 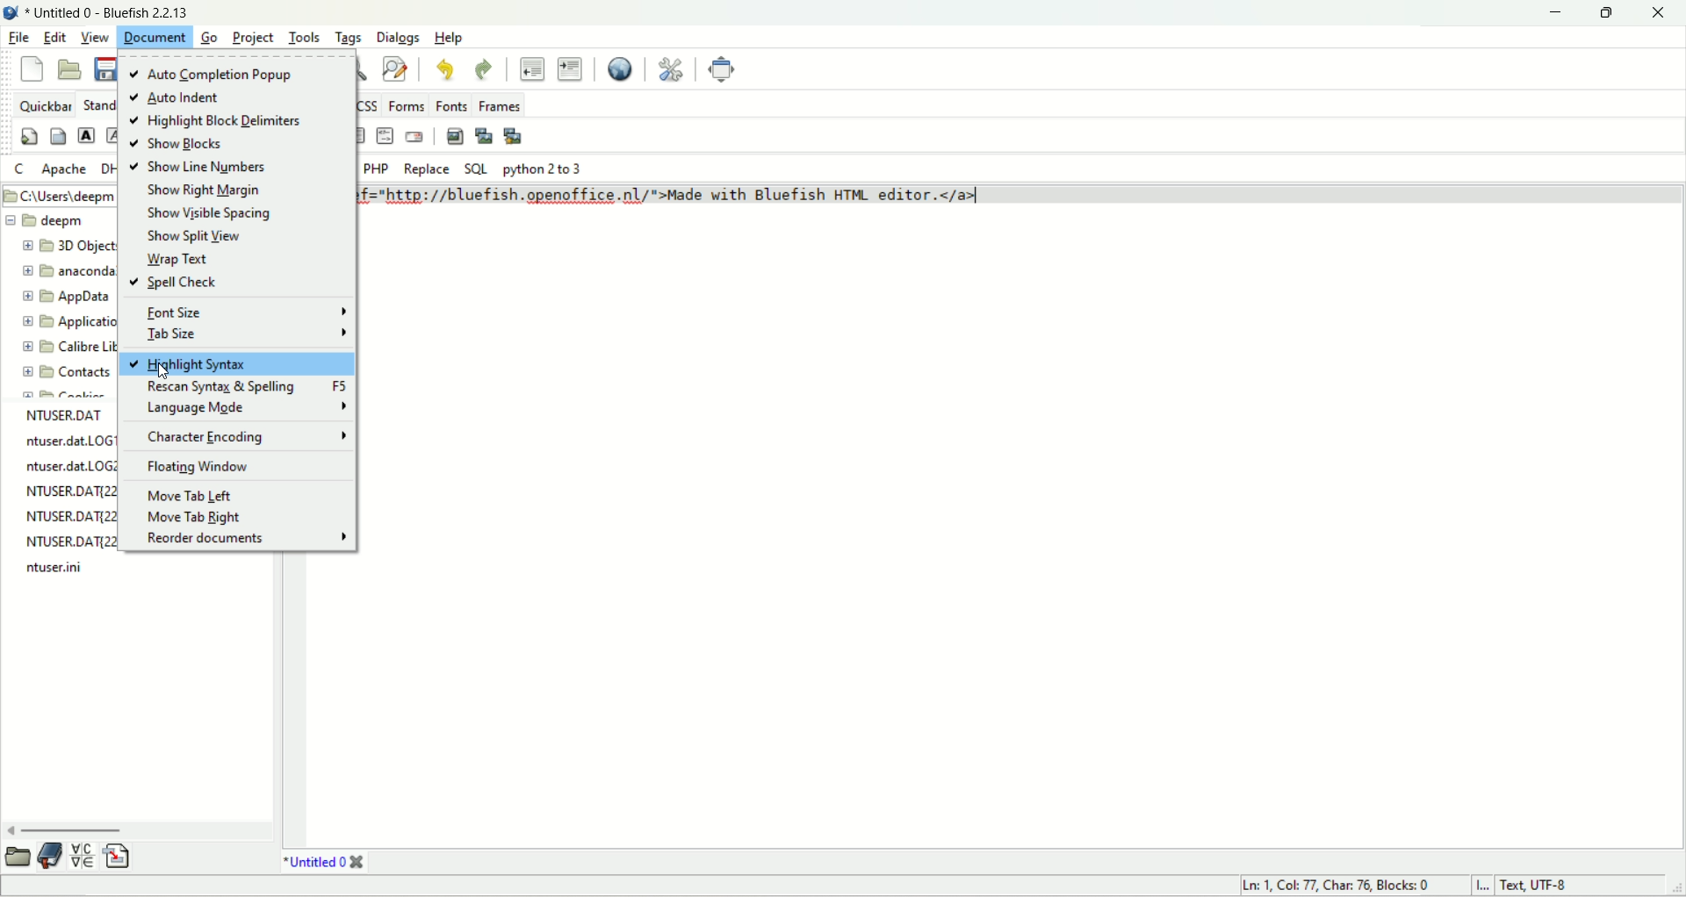 What do you see at coordinates (213, 122) in the screenshot?
I see `highlight block delimiters` at bounding box center [213, 122].